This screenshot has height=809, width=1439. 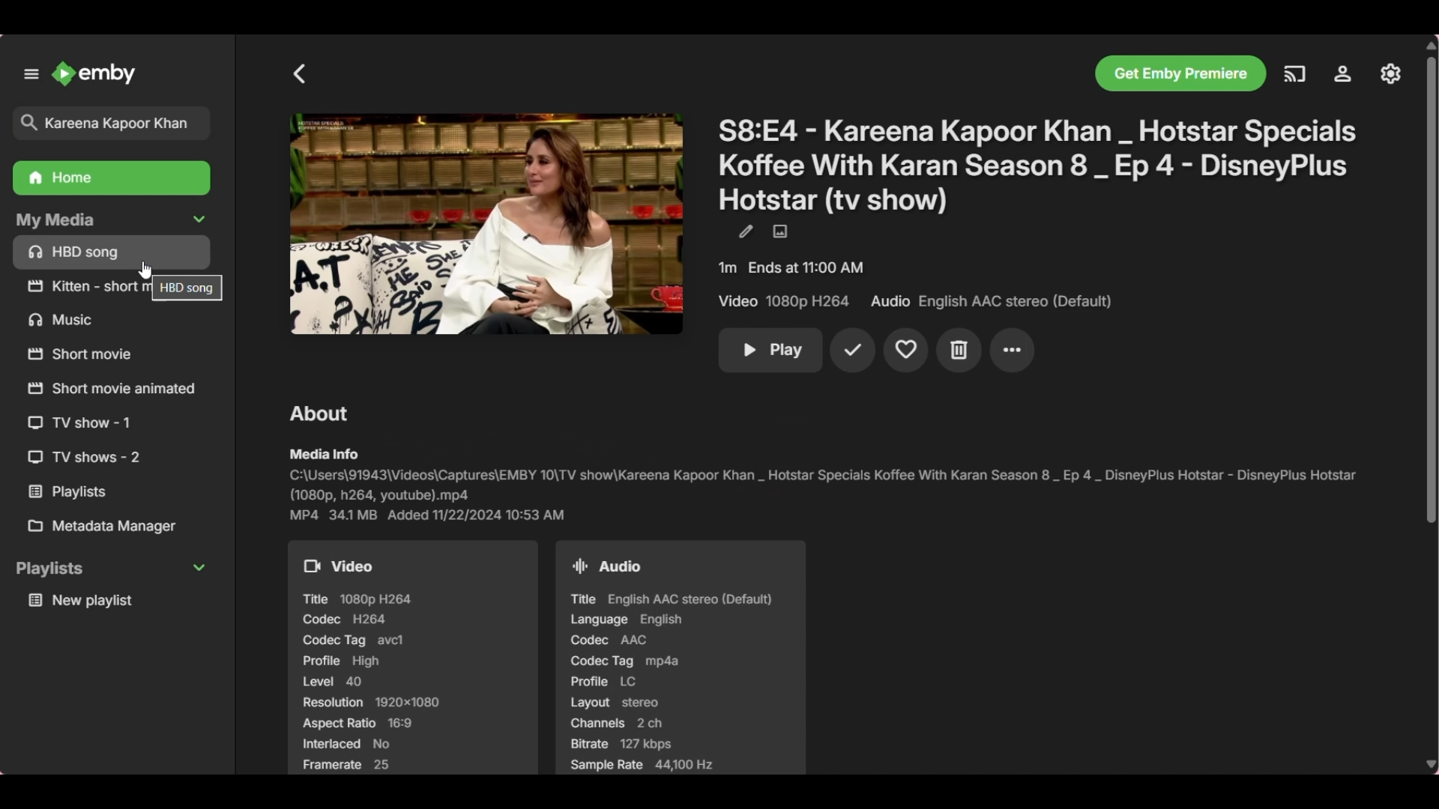 I want to click on Mark played, so click(x=853, y=350).